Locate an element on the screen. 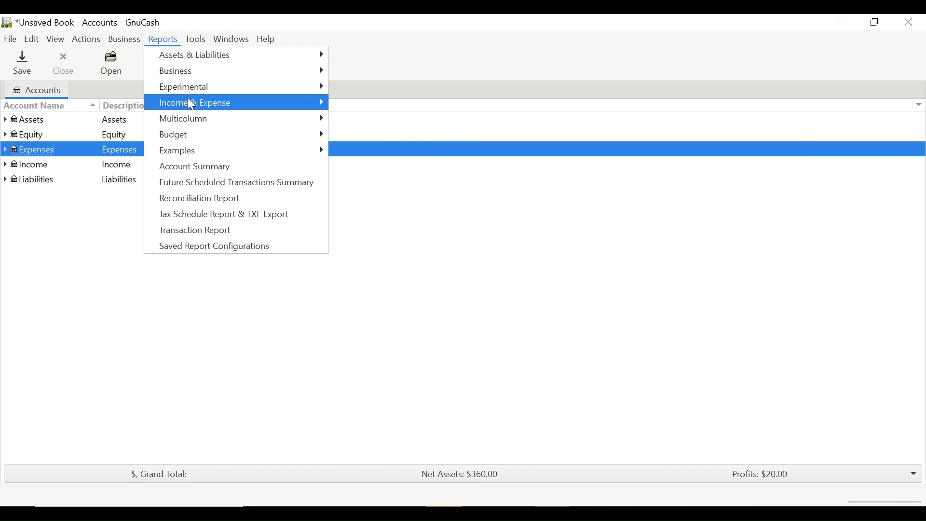 The image size is (926, 521). Transaction Report is located at coordinates (191, 230).